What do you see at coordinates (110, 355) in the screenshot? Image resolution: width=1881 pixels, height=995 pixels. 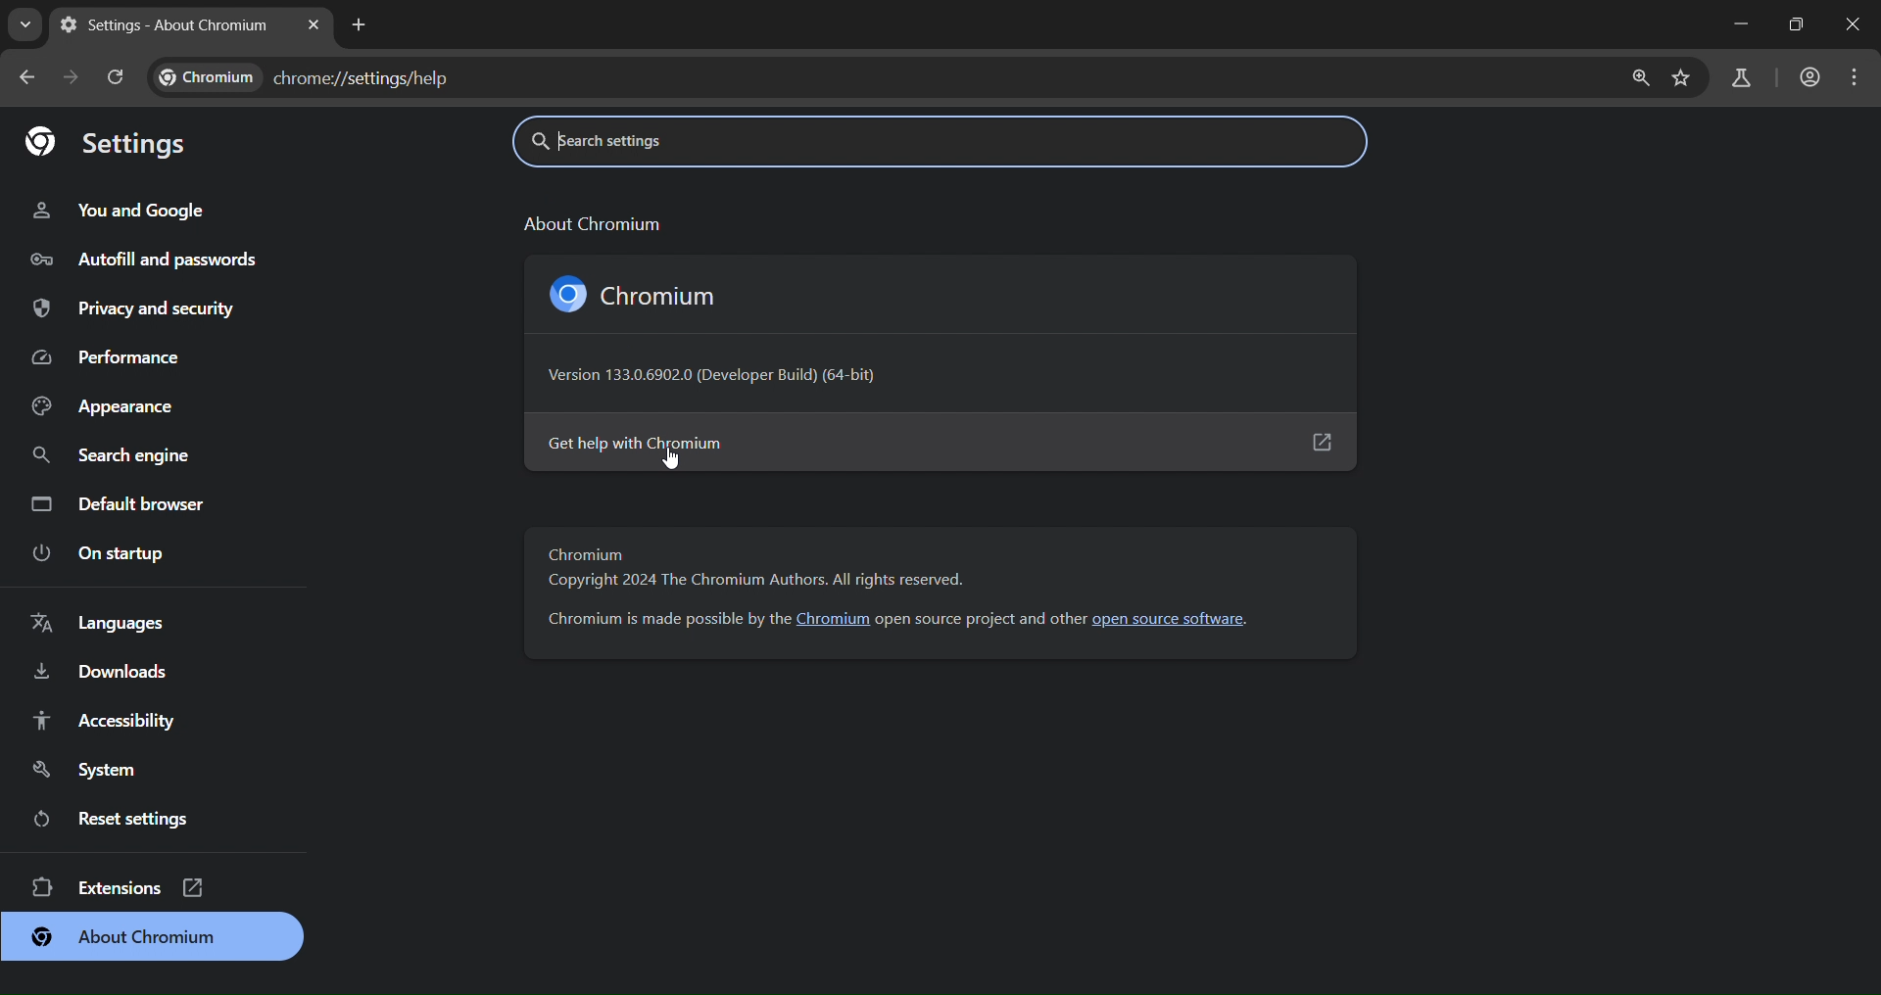 I see `performance` at bounding box center [110, 355].